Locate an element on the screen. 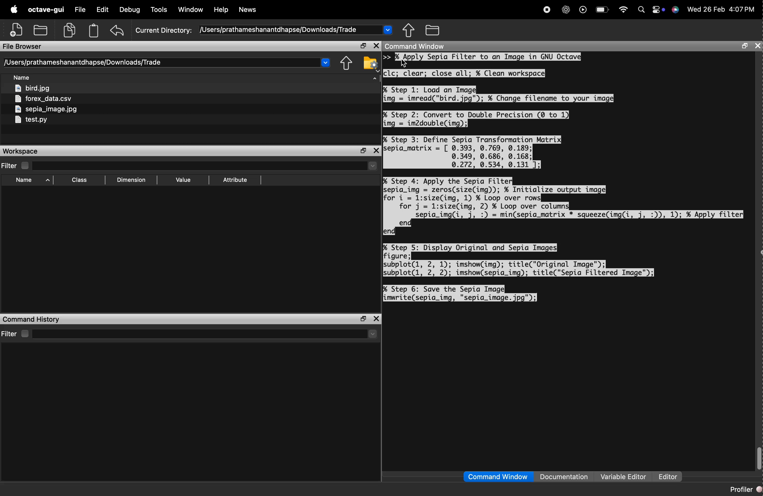 This screenshot has width=763, height=496. add folder is located at coordinates (40, 30).